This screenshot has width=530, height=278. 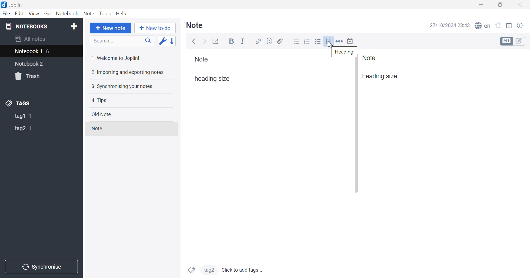 What do you see at coordinates (19, 129) in the screenshot?
I see `tag2` at bounding box center [19, 129].